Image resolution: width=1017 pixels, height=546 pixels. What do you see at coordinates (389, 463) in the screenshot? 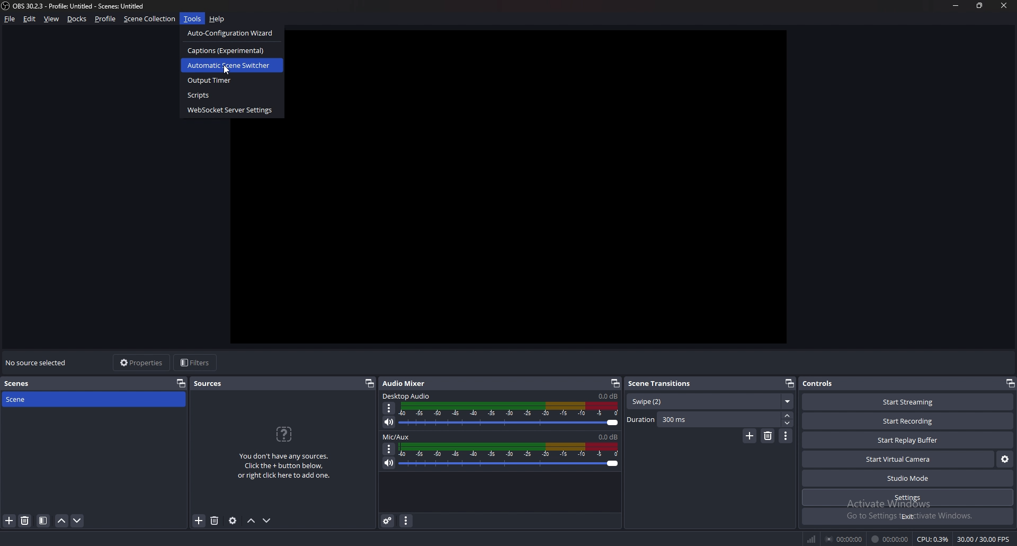
I see `mute` at bounding box center [389, 463].